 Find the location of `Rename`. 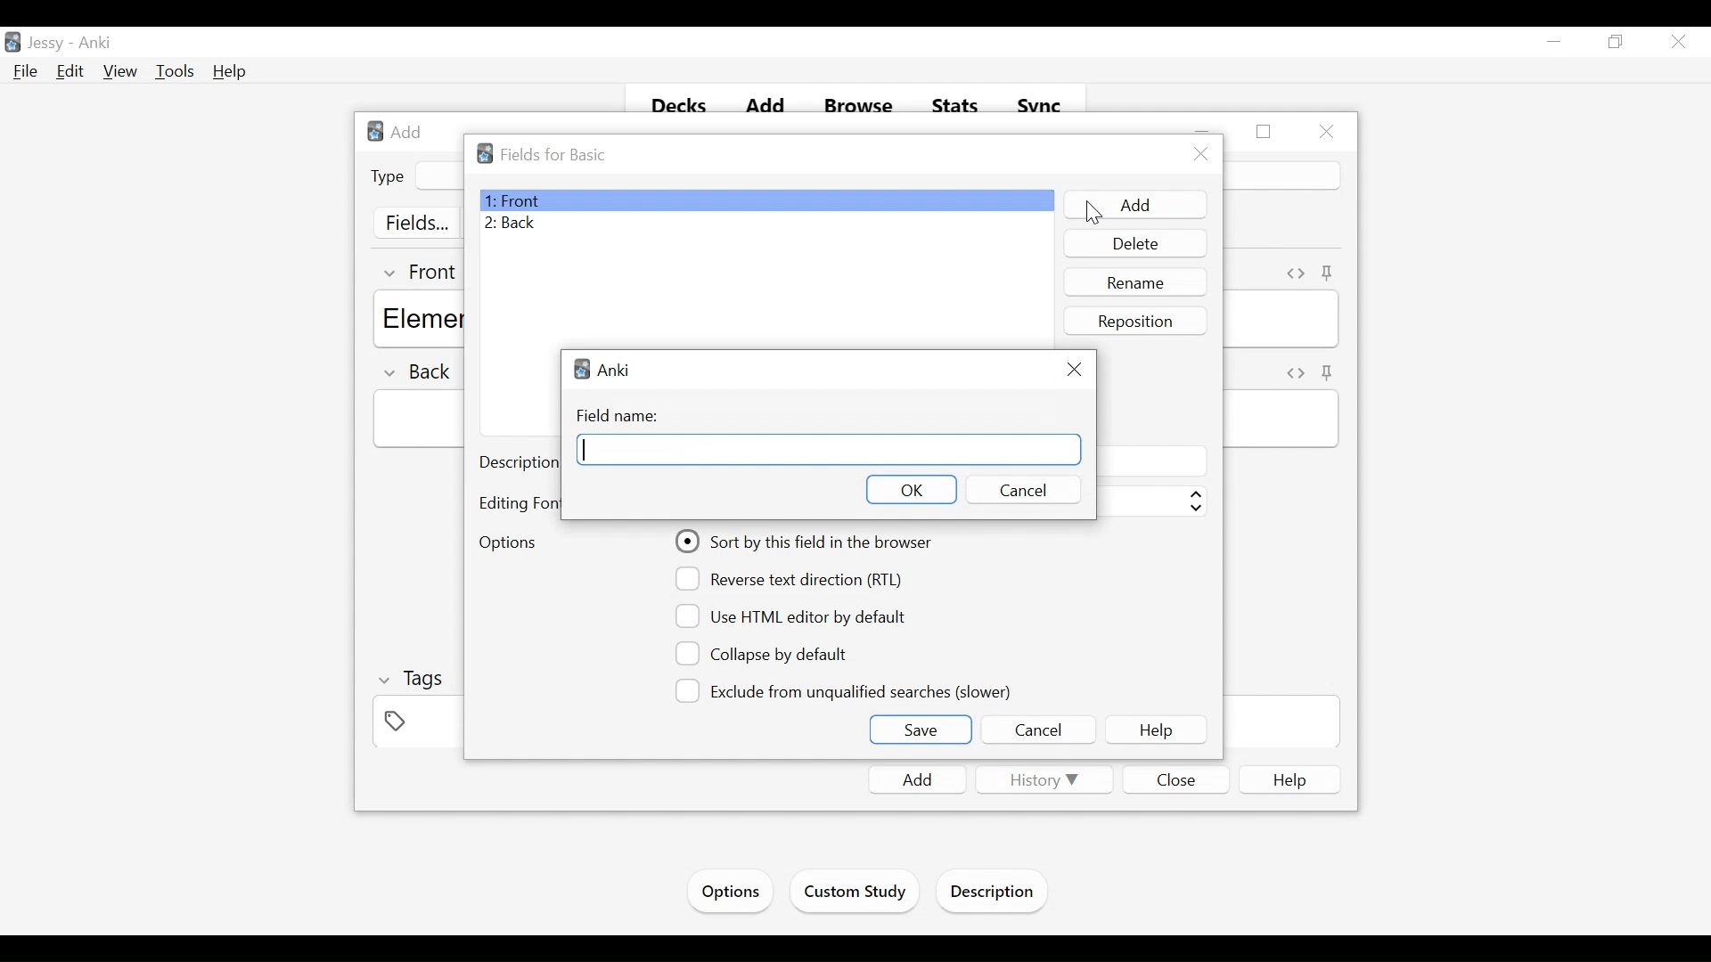

Rename is located at coordinates (1135, 283).